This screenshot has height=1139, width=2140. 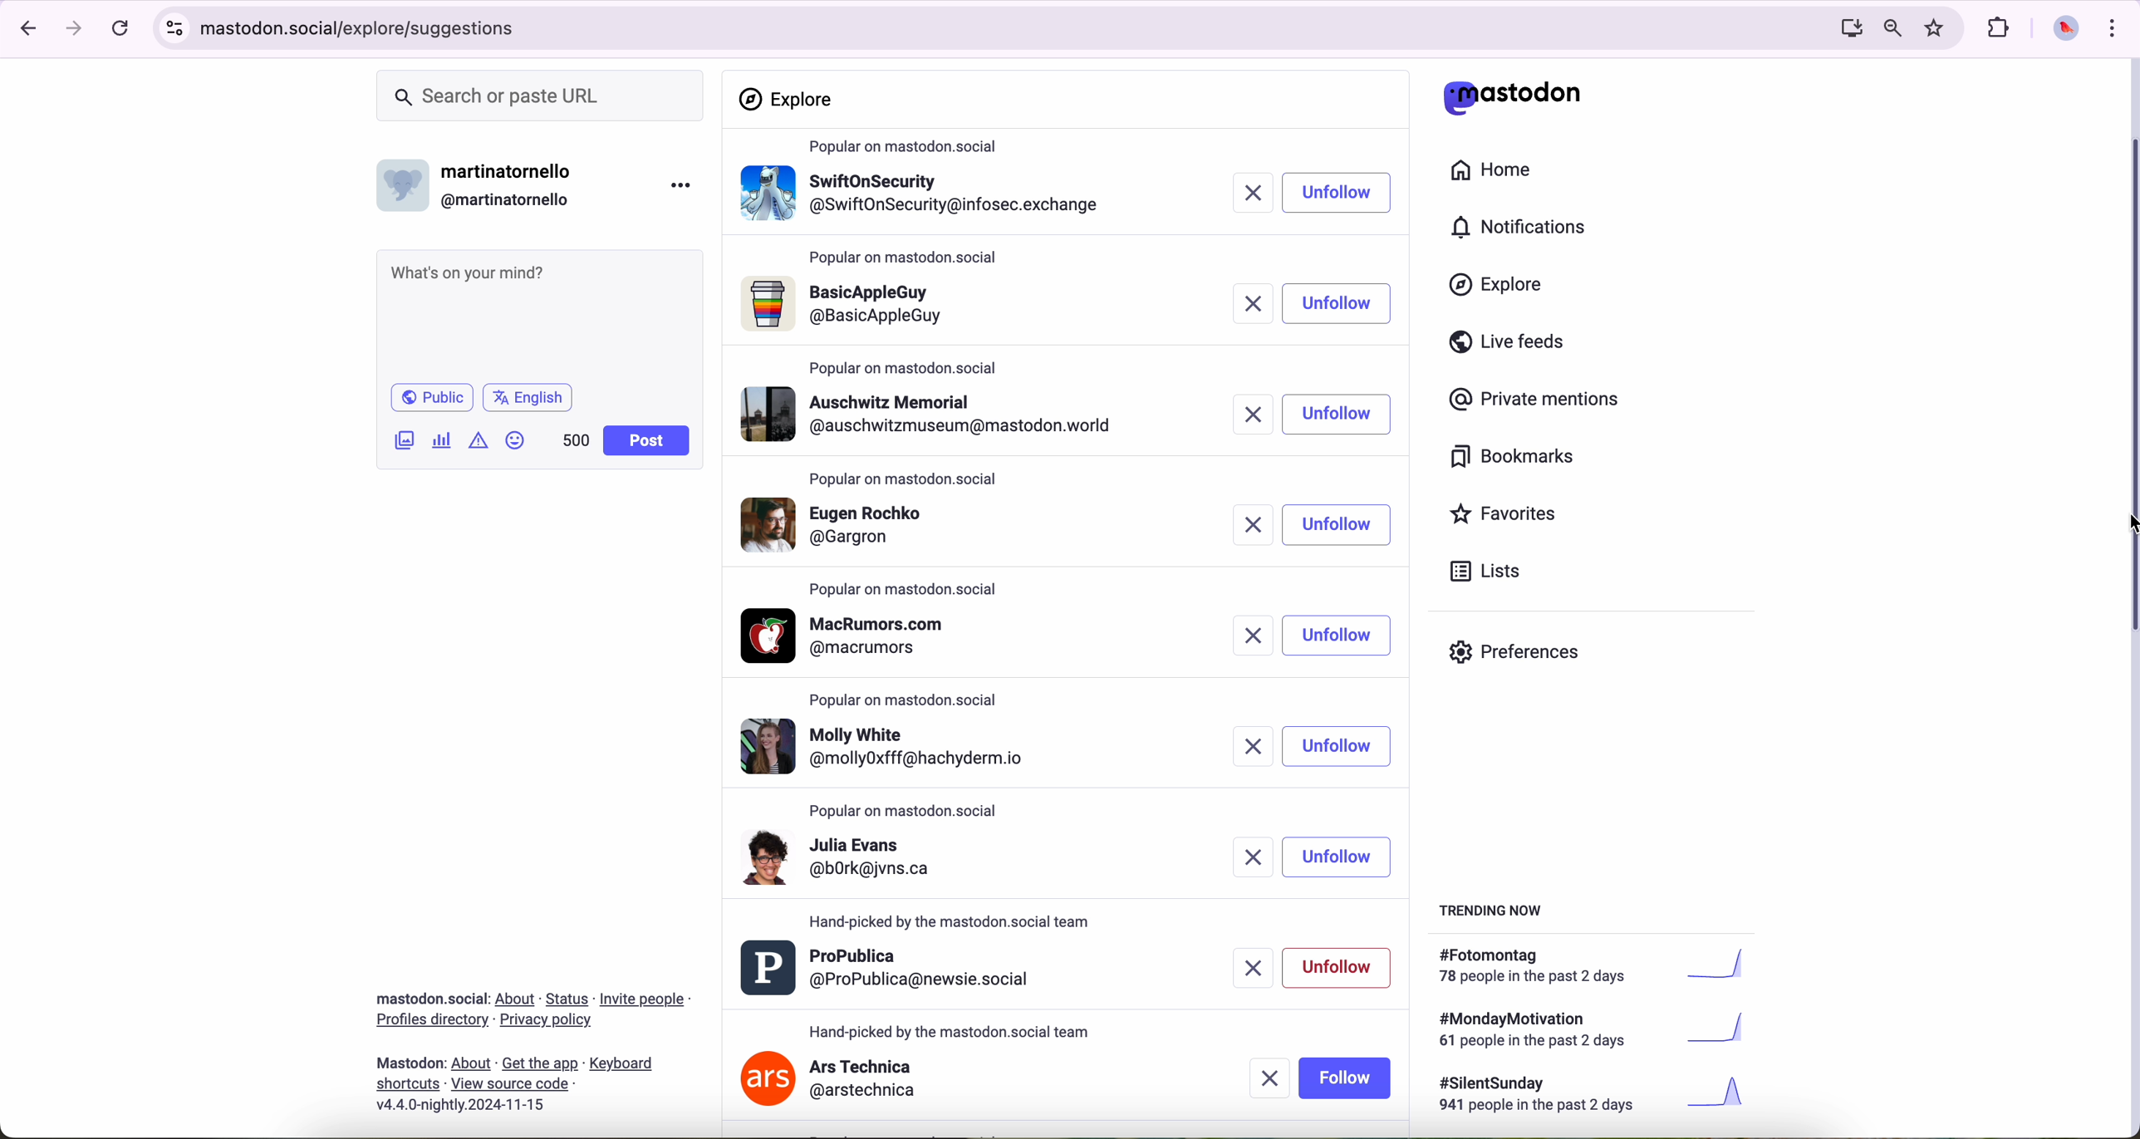 What do you see at coordinates (1252, 414) in the screenshot?
I see `remove` at bounding box center [1252, 414].